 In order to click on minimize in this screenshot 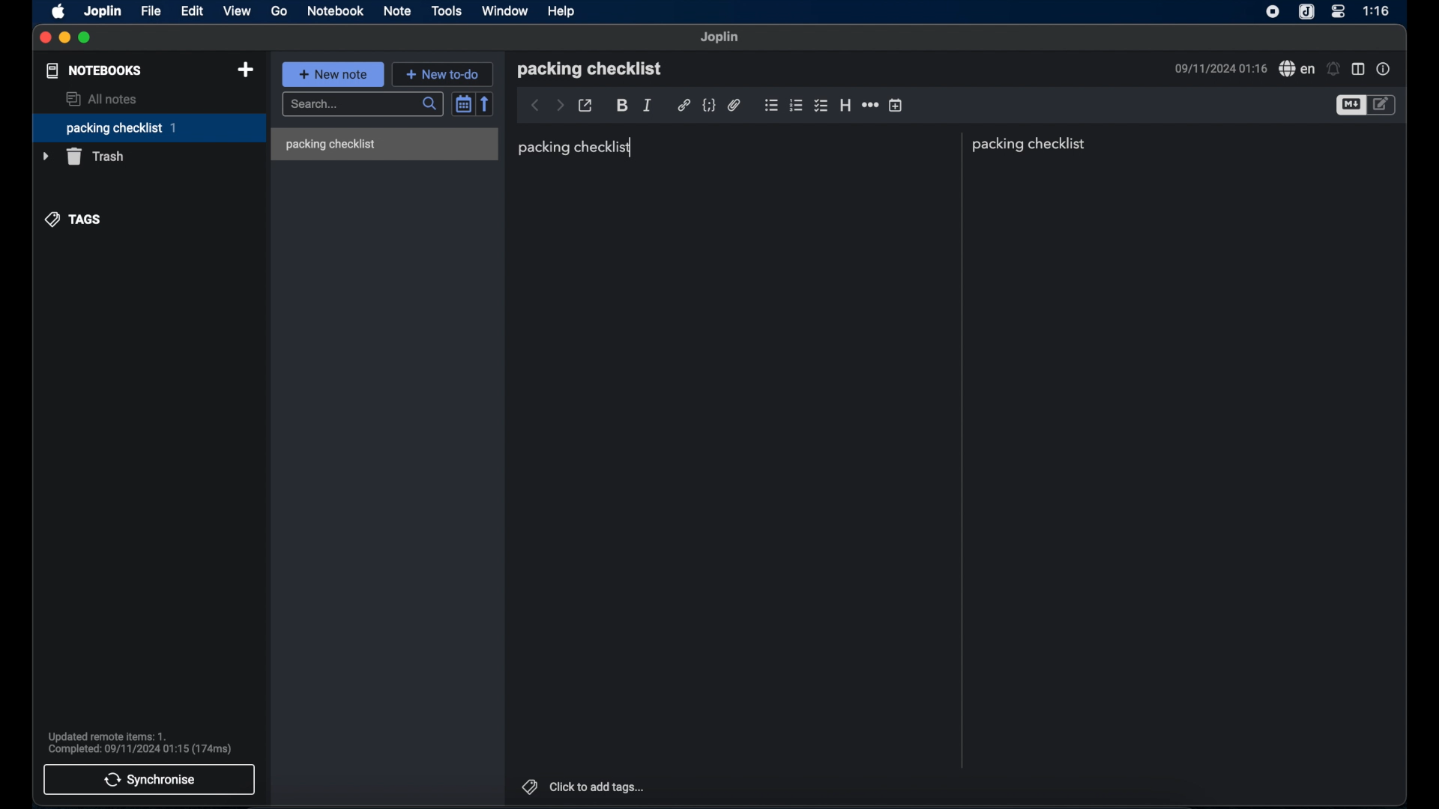, I will do `click(64, 38)`.